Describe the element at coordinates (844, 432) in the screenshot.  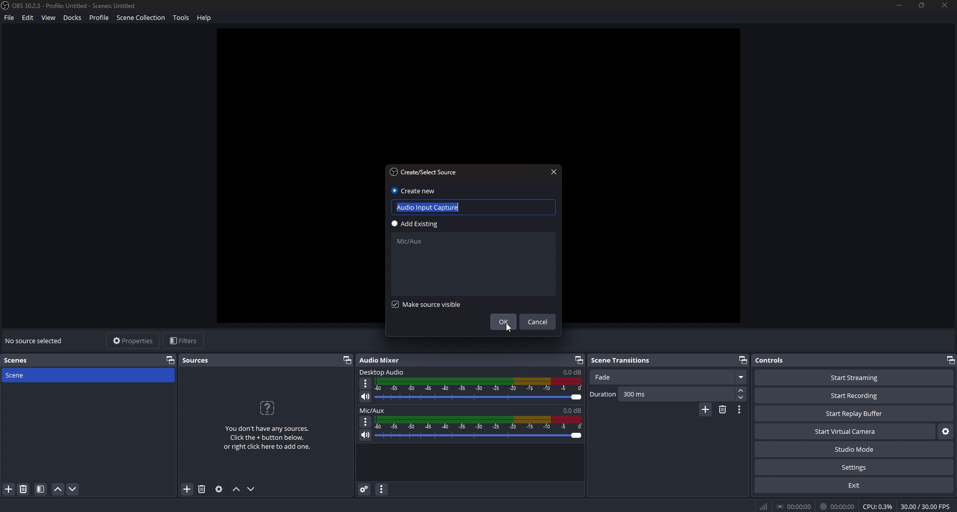
I see `start virtual camera` at that location.